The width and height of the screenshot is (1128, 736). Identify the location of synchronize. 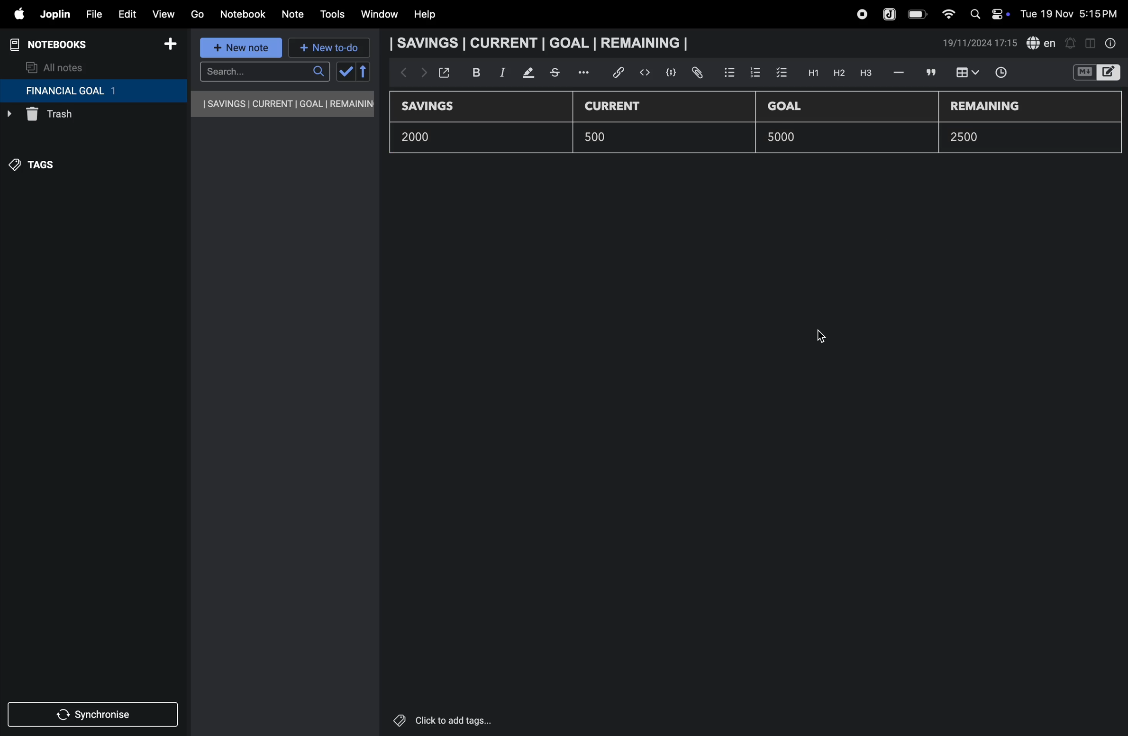
(94, 713).